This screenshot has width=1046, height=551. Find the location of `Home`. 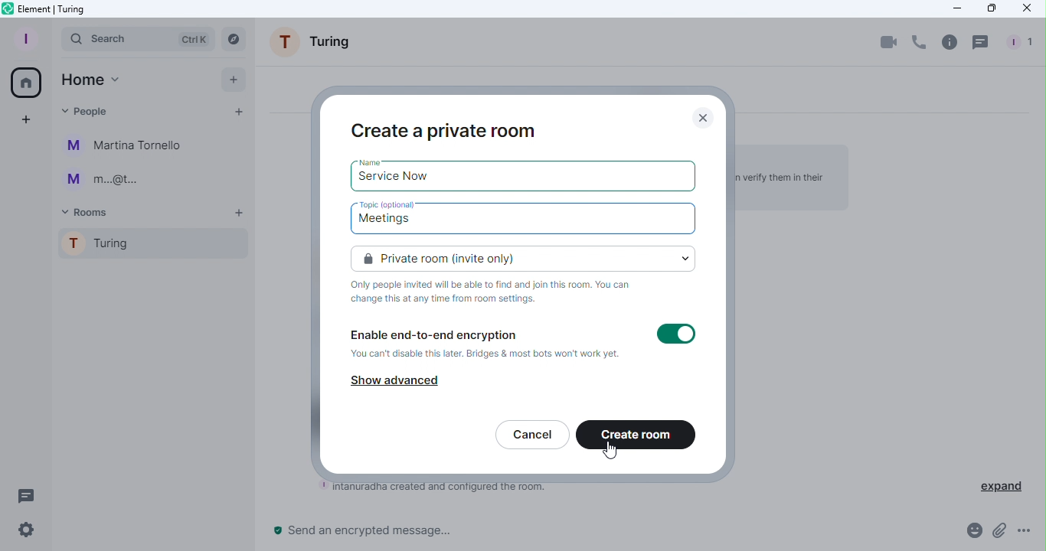

Home is located at coordinates (24, 80).